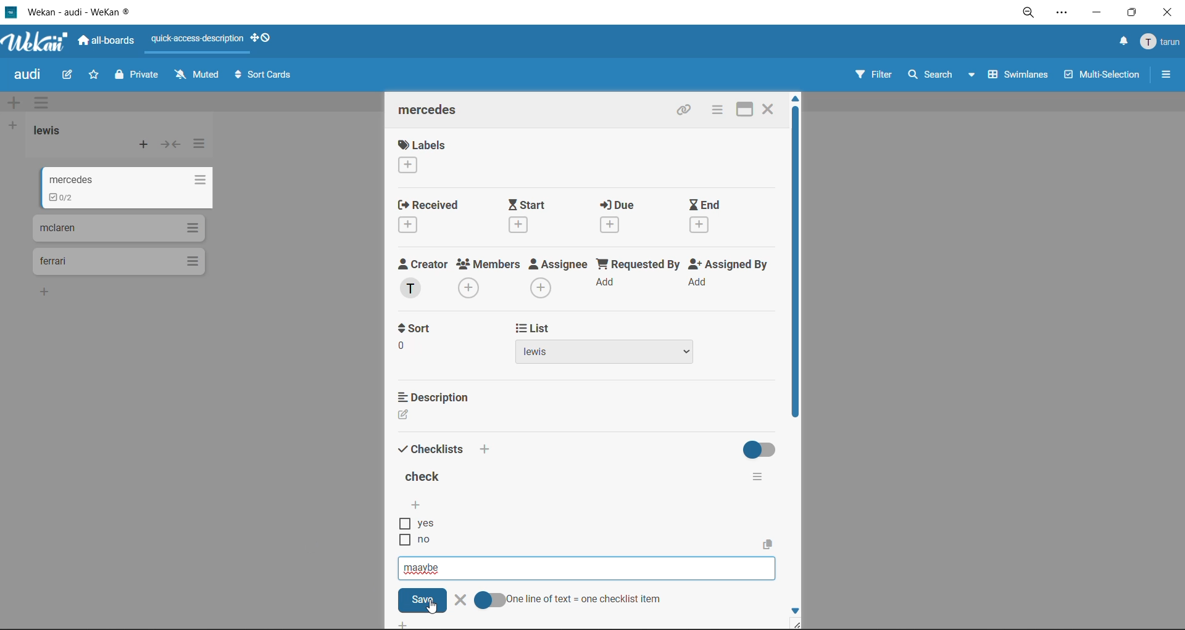  Describe the element at coordinates (29, 76) in the screenshot. I see `board title` at that location.